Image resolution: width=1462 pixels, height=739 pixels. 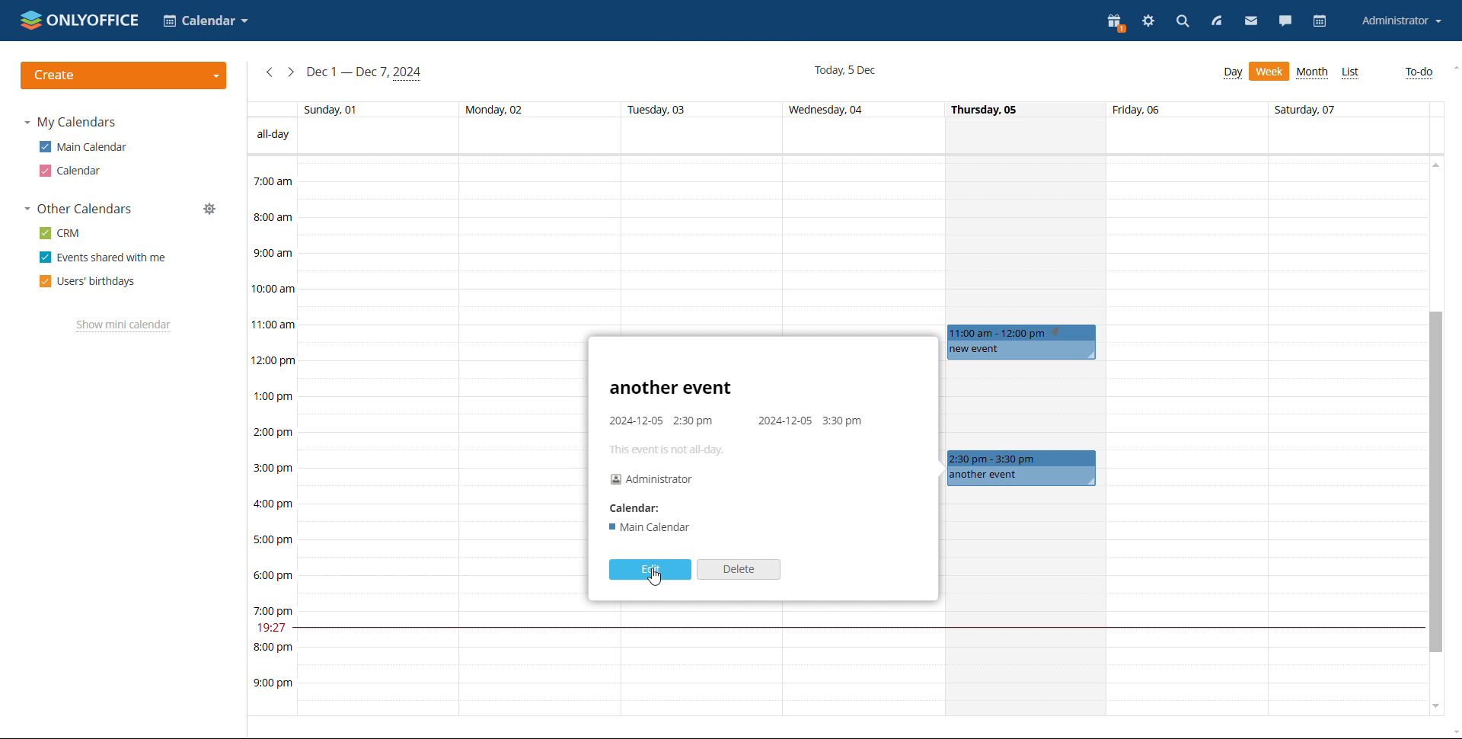 I want to click on scroll down, so click(x=1435, y=705).